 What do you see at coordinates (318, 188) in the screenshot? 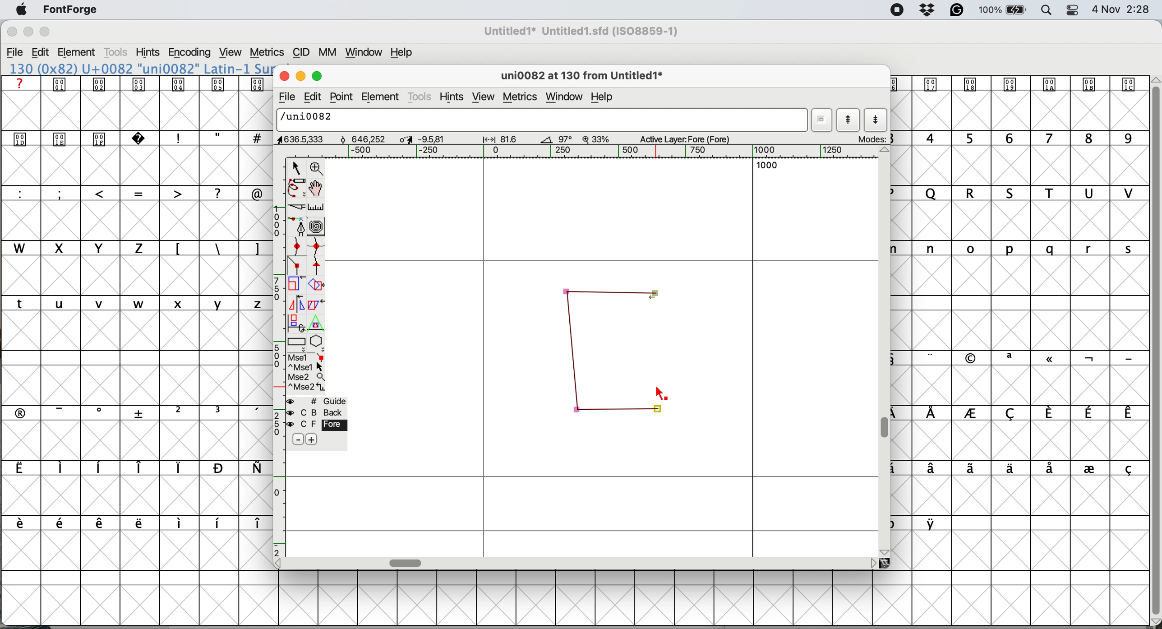
I see `scroll by hand` at bounding box center [318, 188].